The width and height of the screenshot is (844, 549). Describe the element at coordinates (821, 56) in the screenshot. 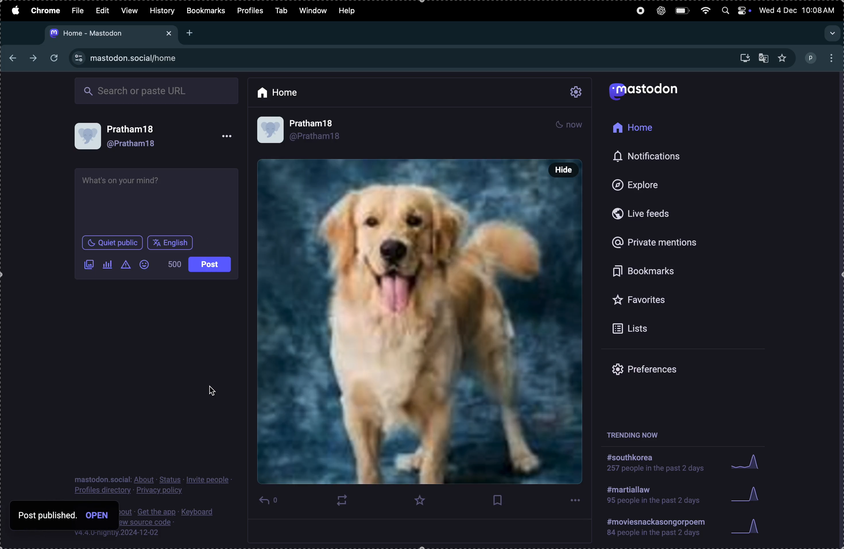

I see `profile` at that location.